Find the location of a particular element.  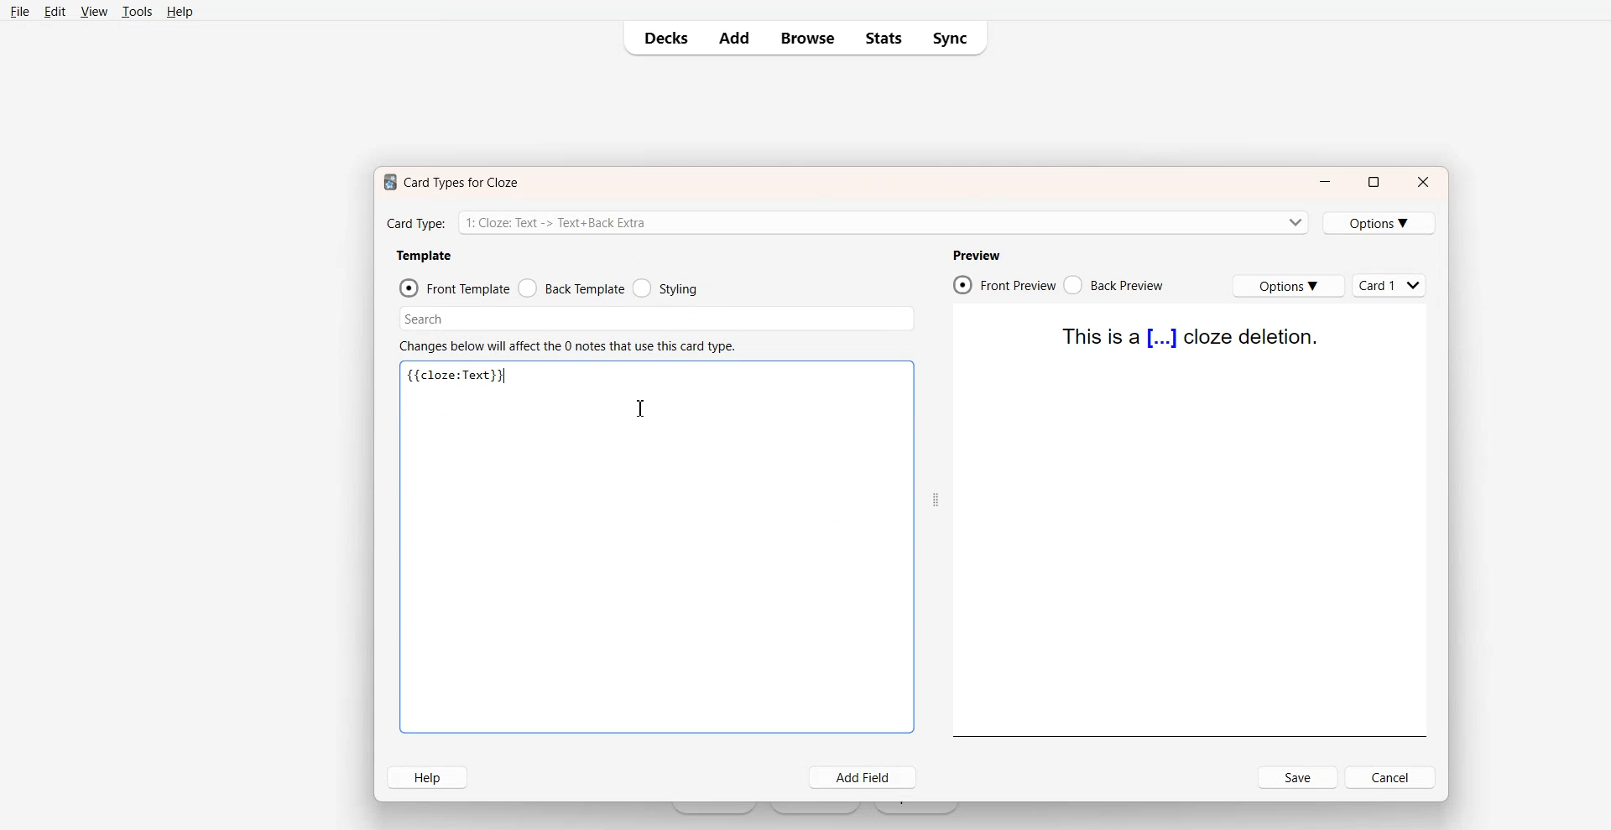

Sync is located at coordinates (953, 39).